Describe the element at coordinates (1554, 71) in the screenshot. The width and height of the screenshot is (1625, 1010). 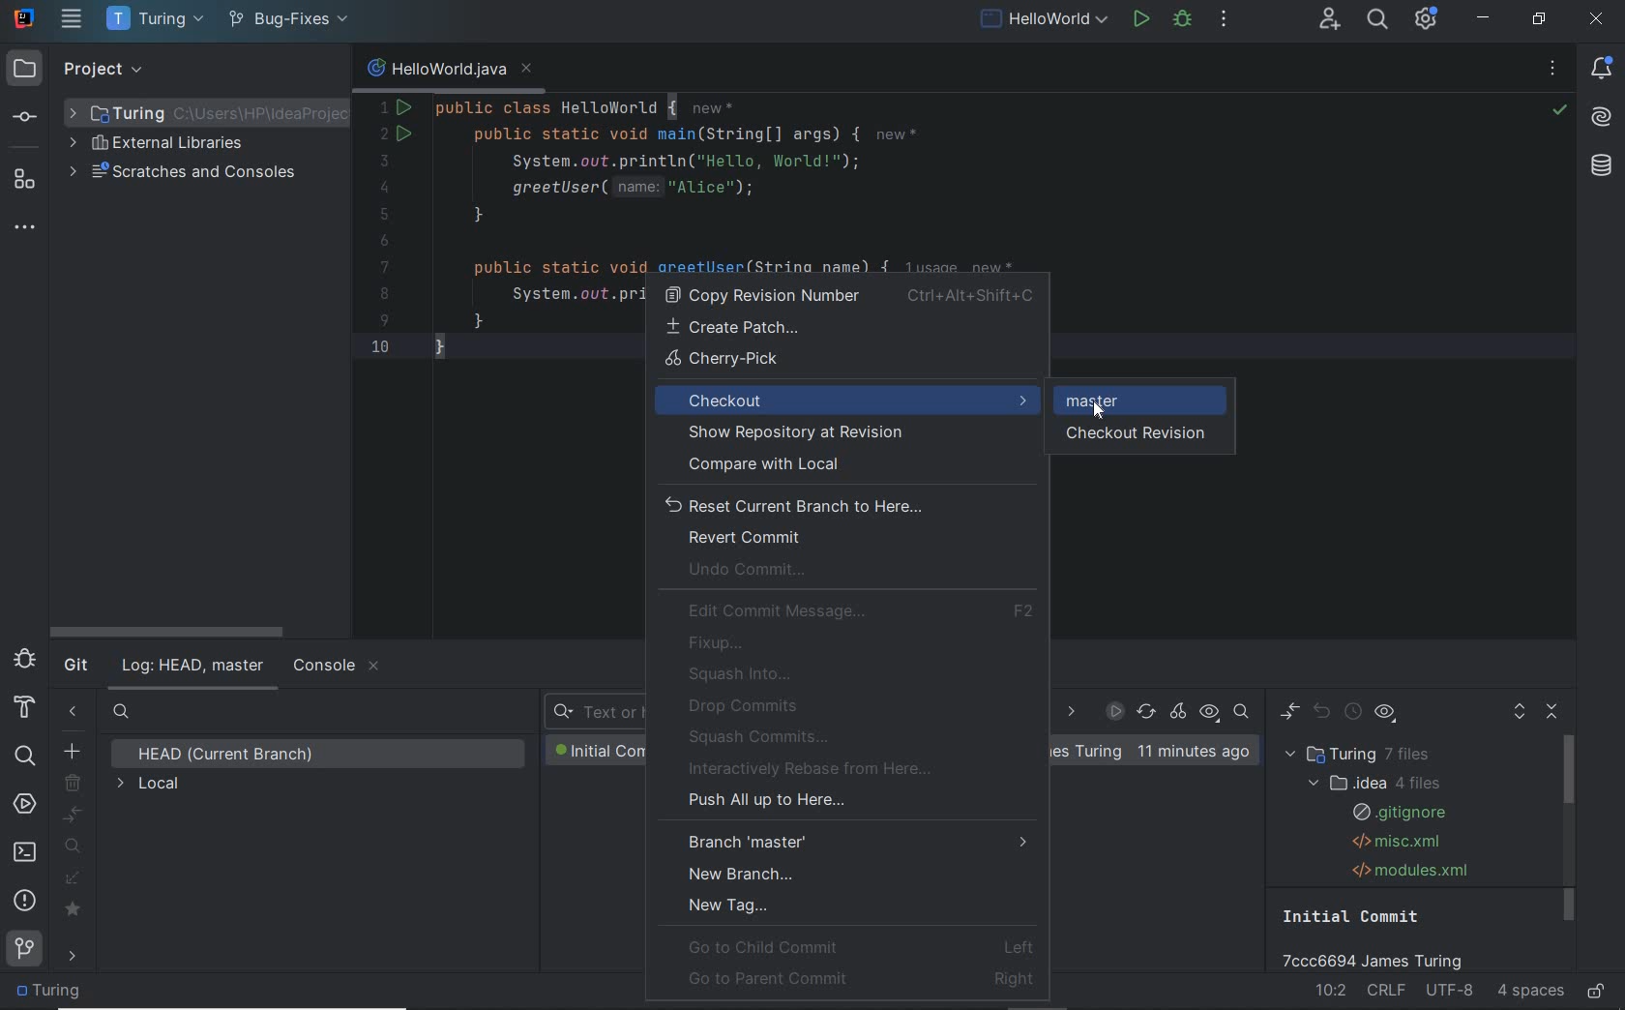
I see `recent files, tab options` at that location.